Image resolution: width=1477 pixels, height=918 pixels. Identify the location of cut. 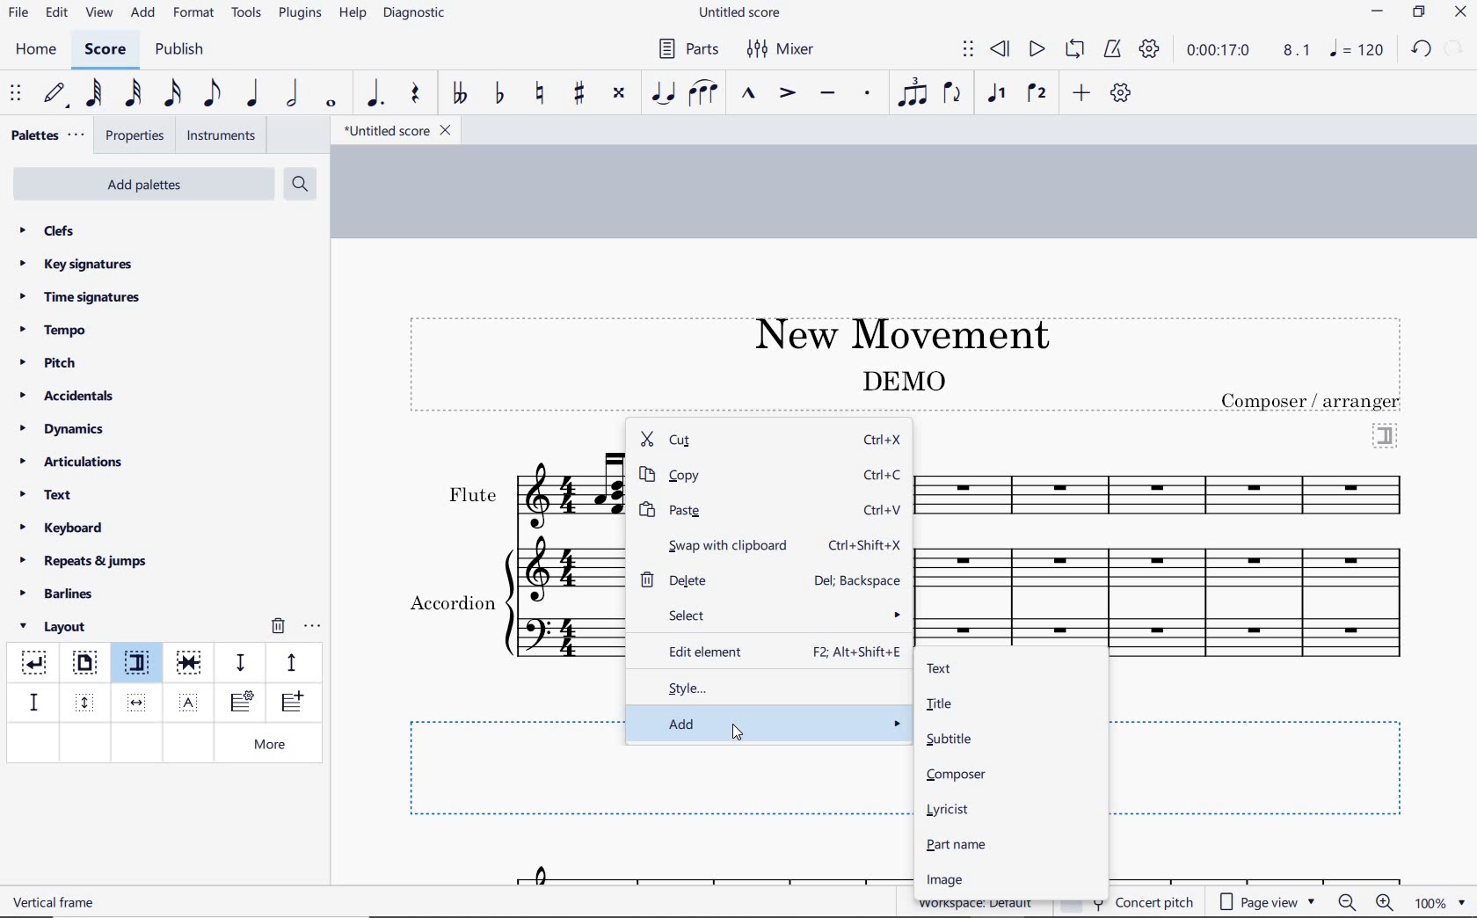
(729, 441).